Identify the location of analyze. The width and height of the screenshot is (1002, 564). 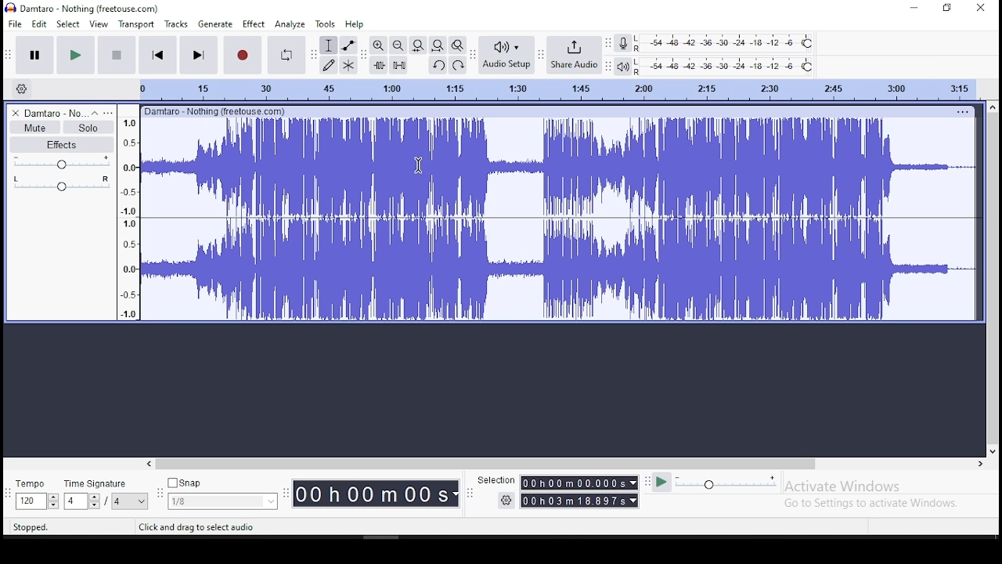
(290, 24).